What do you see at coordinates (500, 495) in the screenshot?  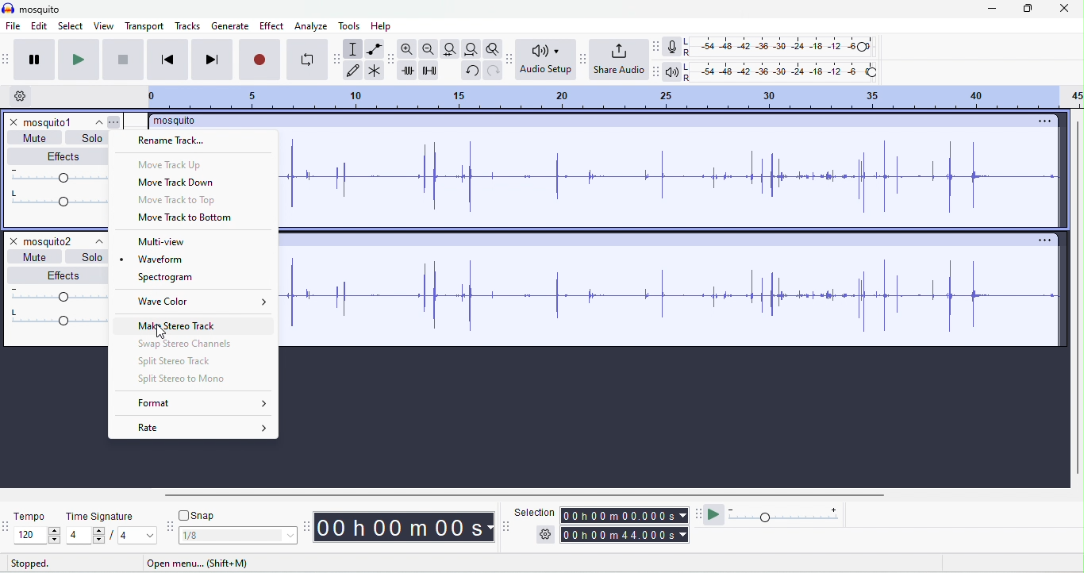 I see `horizontal scroll bar` at bounding box center [500, 495].